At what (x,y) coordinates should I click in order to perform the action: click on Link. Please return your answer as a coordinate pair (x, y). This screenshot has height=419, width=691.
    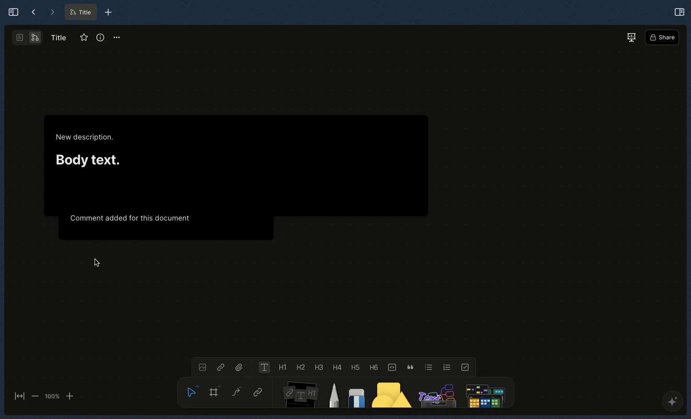
    Looking at the image, I should click on (221, 367).